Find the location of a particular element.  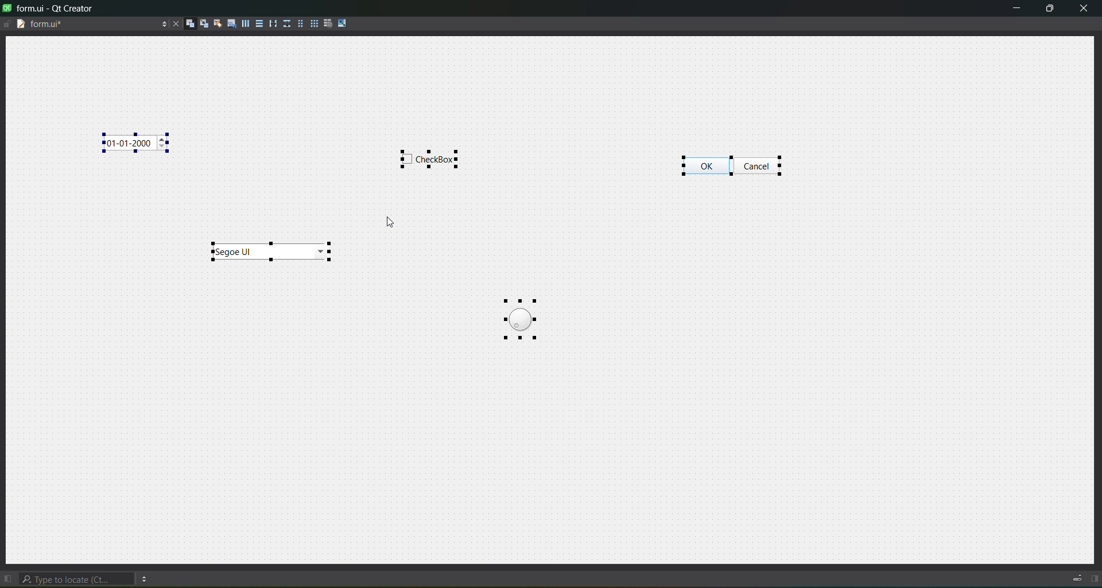

menu options is located at coordinates (147, 577).